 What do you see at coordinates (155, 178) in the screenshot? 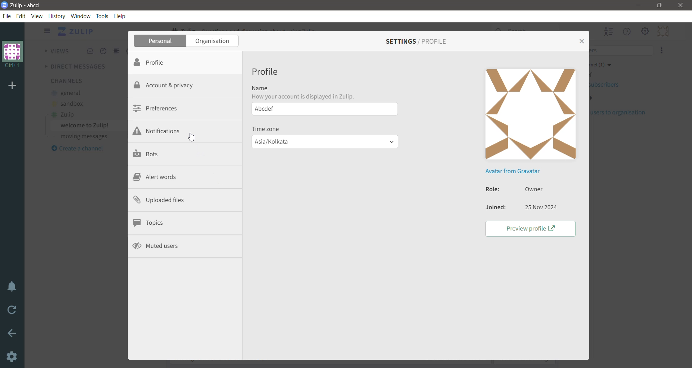
I see `Alert words` at bounding box center [155, 178].